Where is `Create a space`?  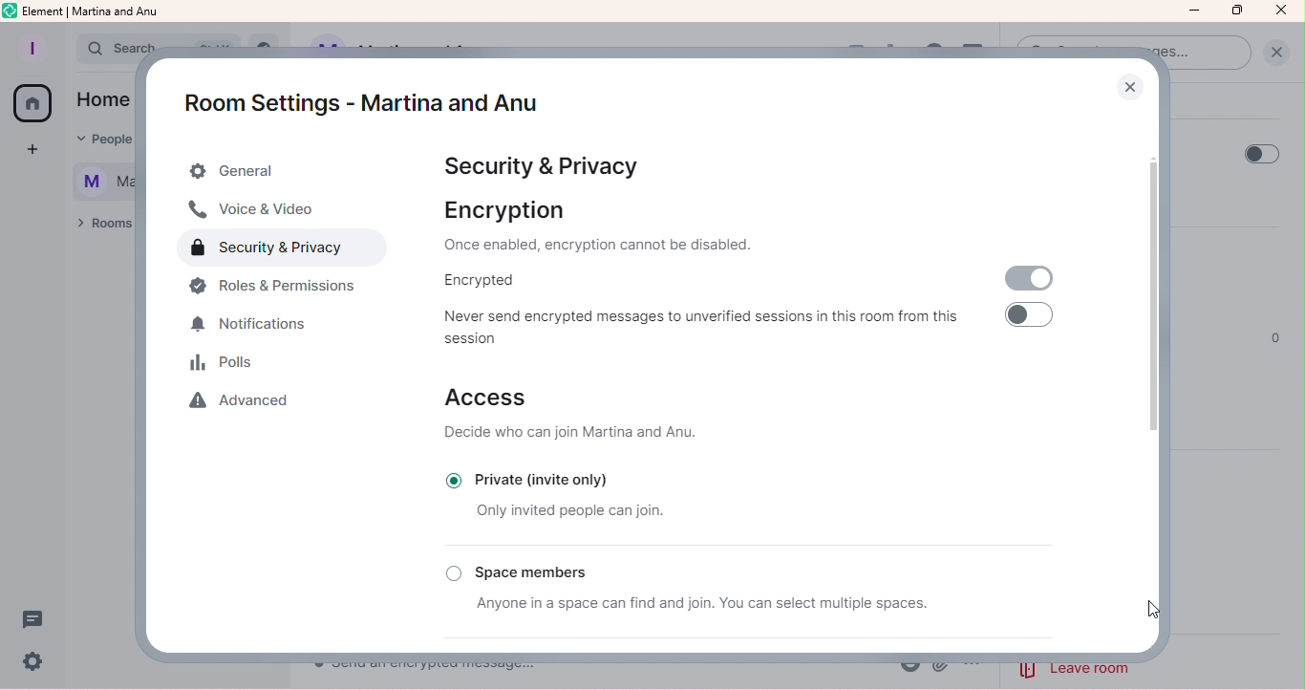
Create a space is located at coordinates (36, 153).